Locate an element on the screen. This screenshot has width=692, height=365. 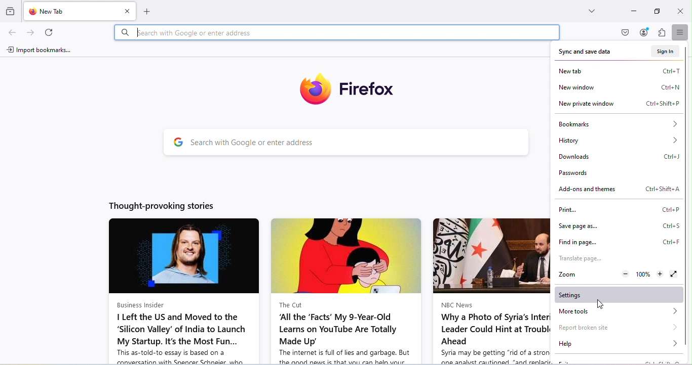
Search bar is located at coordinates (359, 144).